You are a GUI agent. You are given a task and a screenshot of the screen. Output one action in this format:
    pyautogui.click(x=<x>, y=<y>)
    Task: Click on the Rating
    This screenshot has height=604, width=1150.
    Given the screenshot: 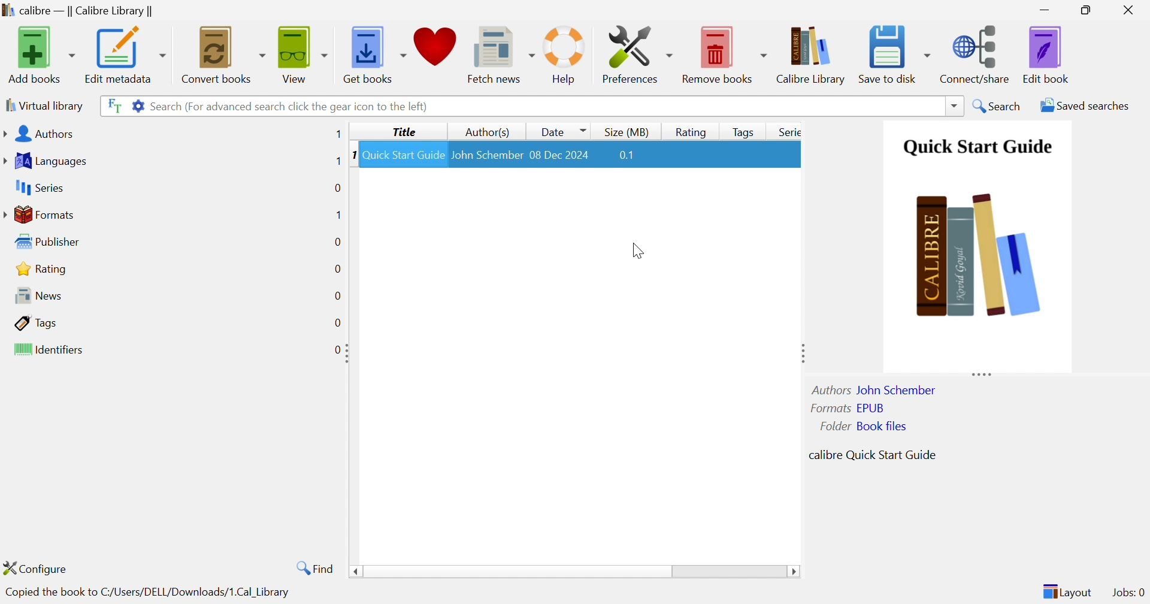 What is the action you would take?
    pyautogui.click(x=39, y=268)
    